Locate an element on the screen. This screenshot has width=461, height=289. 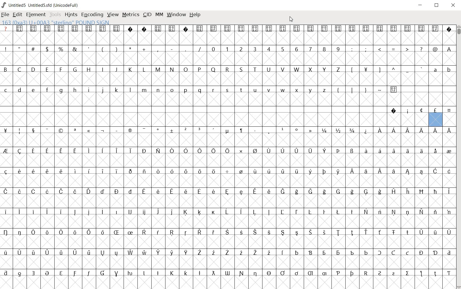
Symbol is located at coordinates (116, 211).